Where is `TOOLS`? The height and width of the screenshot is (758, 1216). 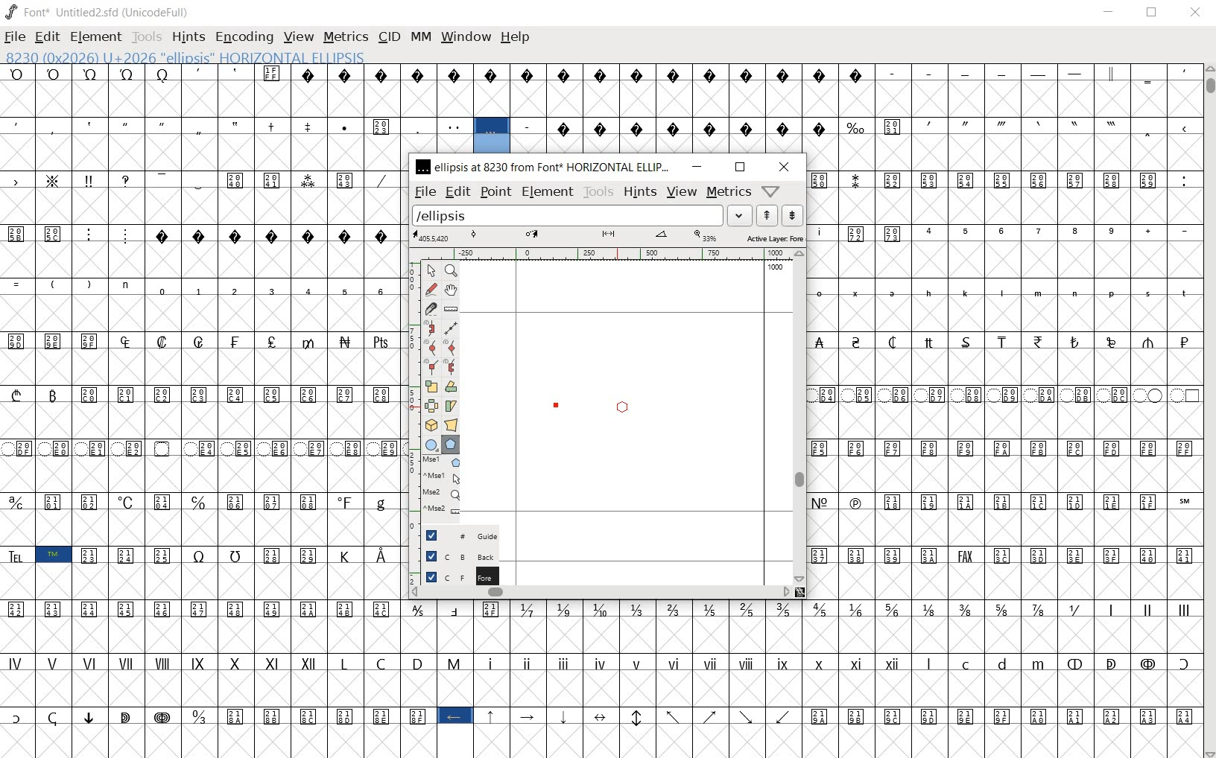
TOOLS is located at coordinates (148, 36).